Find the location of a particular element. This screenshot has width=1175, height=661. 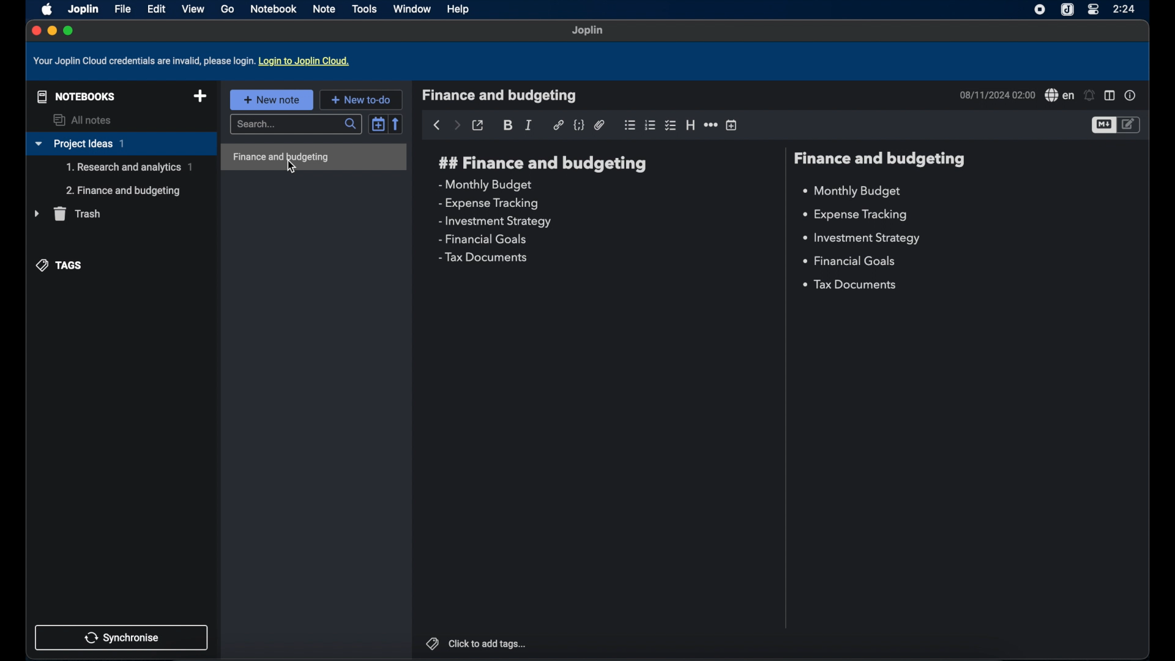

trash menu is located at coordinates (67, 214).